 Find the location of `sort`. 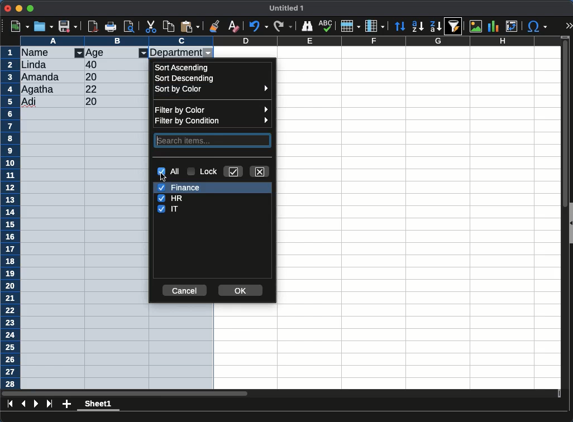

sort is located at coordinates (456, 26).